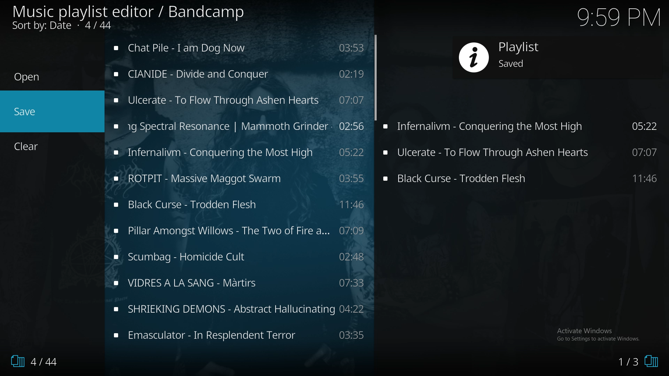 The image size is (669, 376). What do you see at coordinates (523, 180) in the screenshot?
I see `Ulcerate - To Flow Through Ashen Hearts 07:07` at bounding box center [523, 180].